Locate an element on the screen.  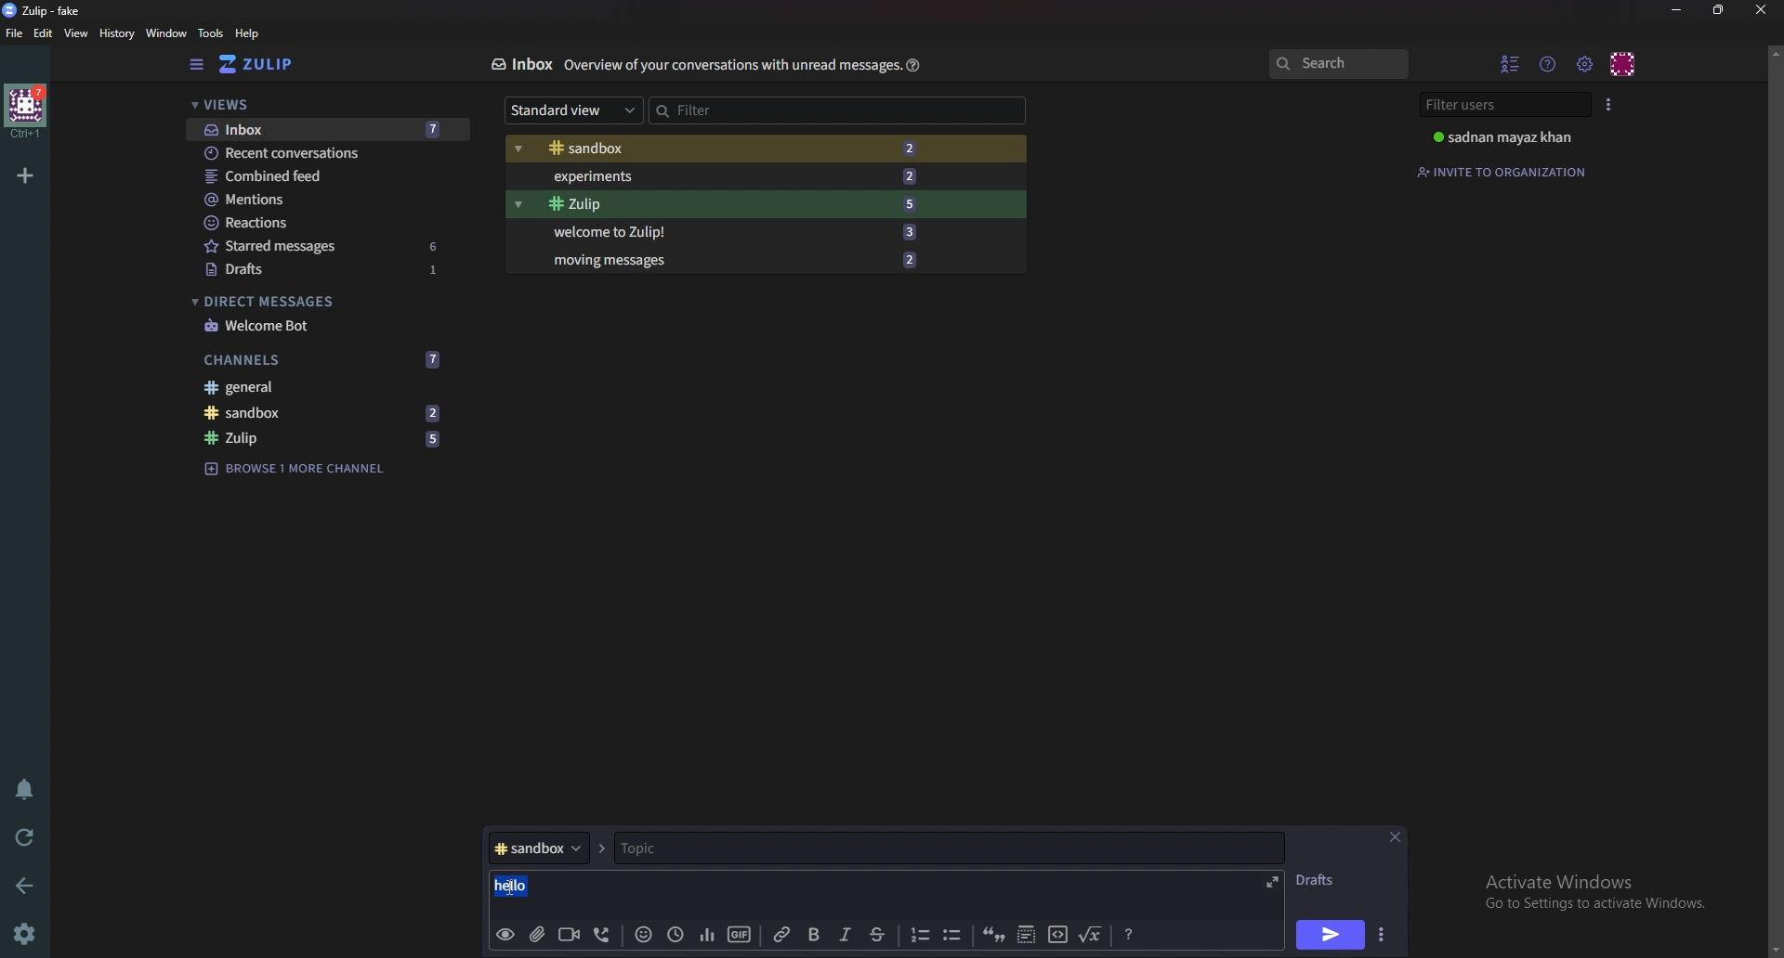
Invite to organization is located at coordinates (1503, 171).